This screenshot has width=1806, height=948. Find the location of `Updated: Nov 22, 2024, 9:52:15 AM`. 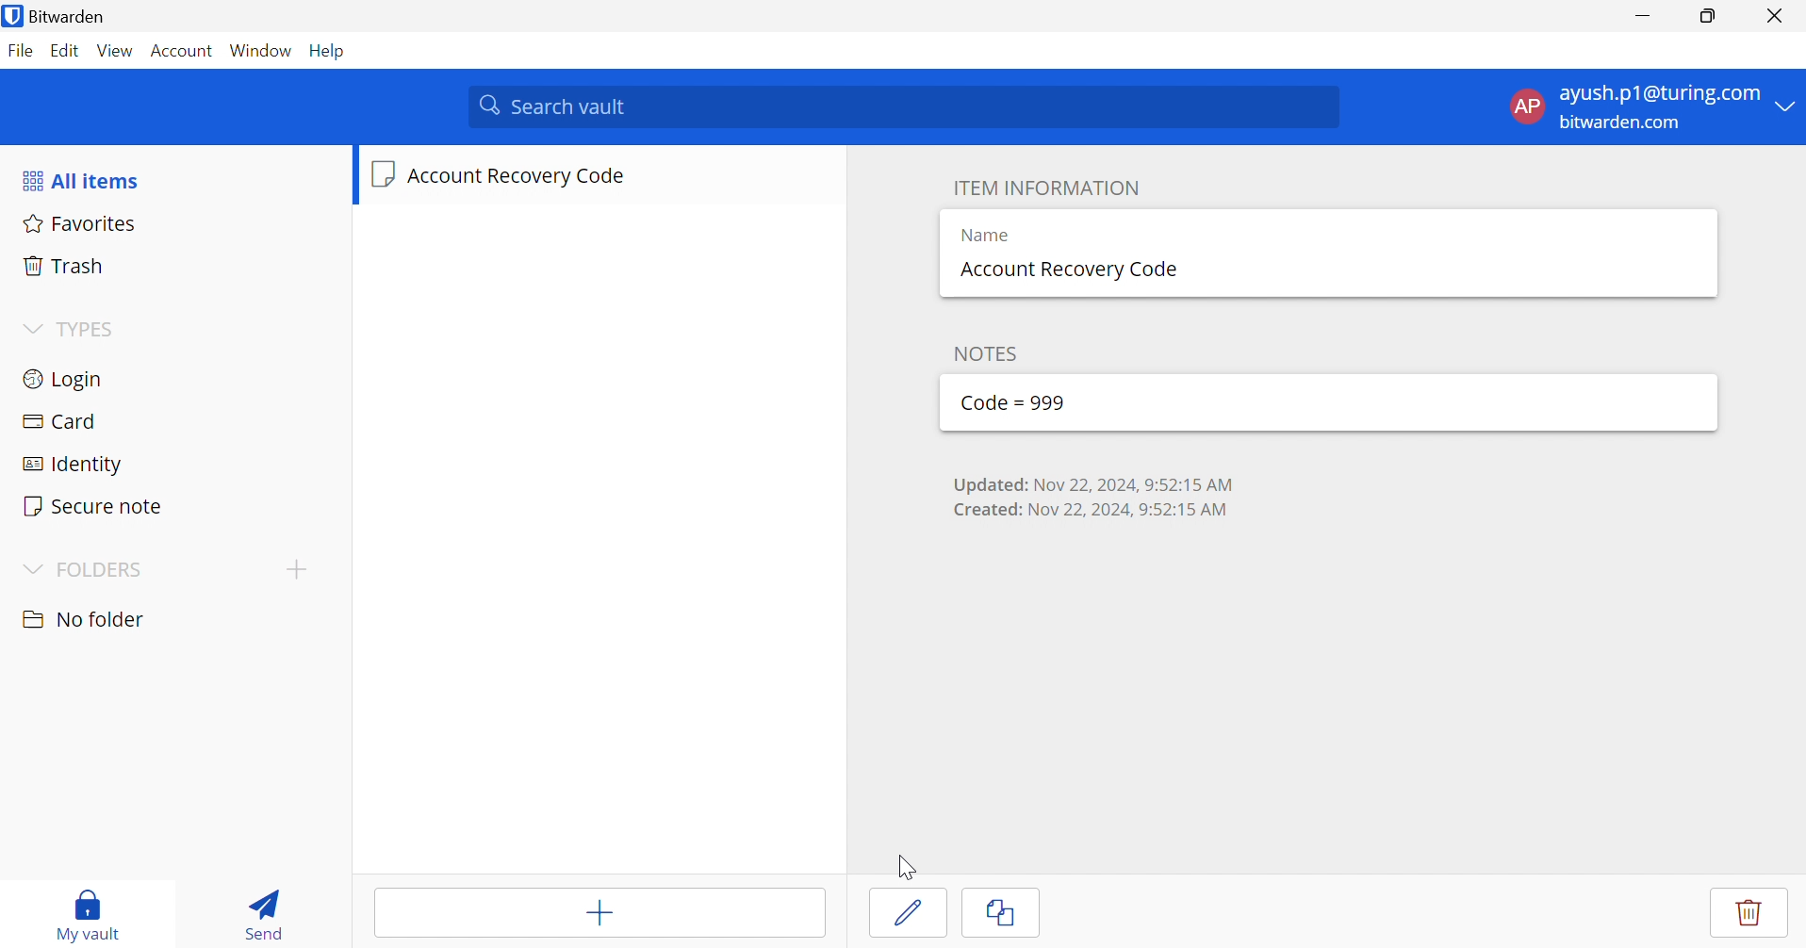

Updated: Nov 22, 2024, 9:52:15 AM is located at coordinates (1098, 483).